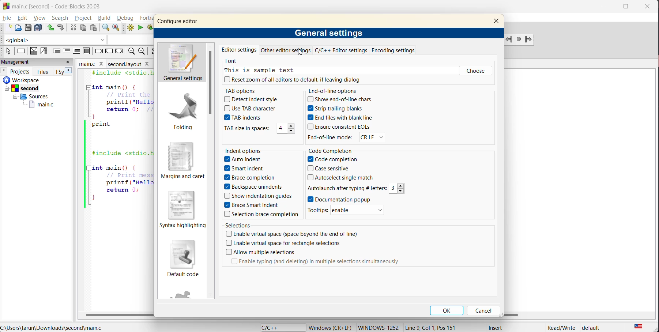 The image size is (659, 332). I want to click on next, so click(69, 70).